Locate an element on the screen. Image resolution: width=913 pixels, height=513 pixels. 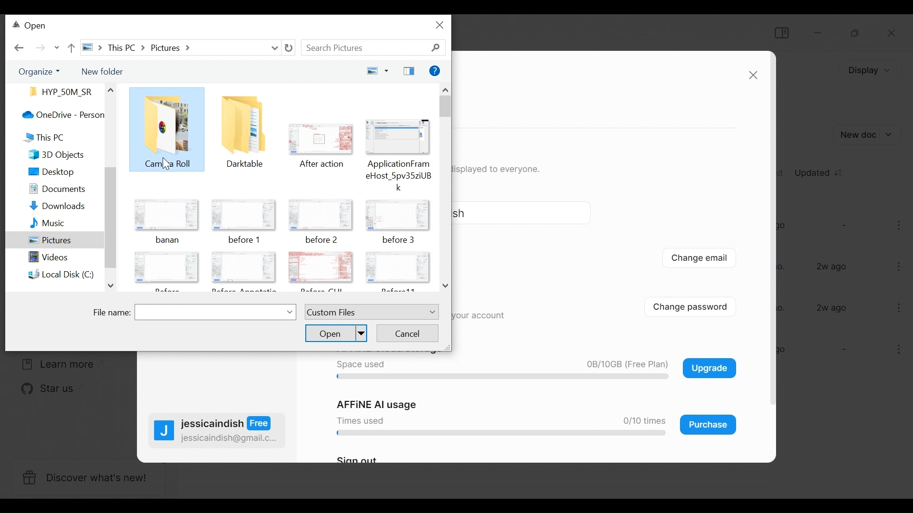
Star us is located at coordinates (42, 389).